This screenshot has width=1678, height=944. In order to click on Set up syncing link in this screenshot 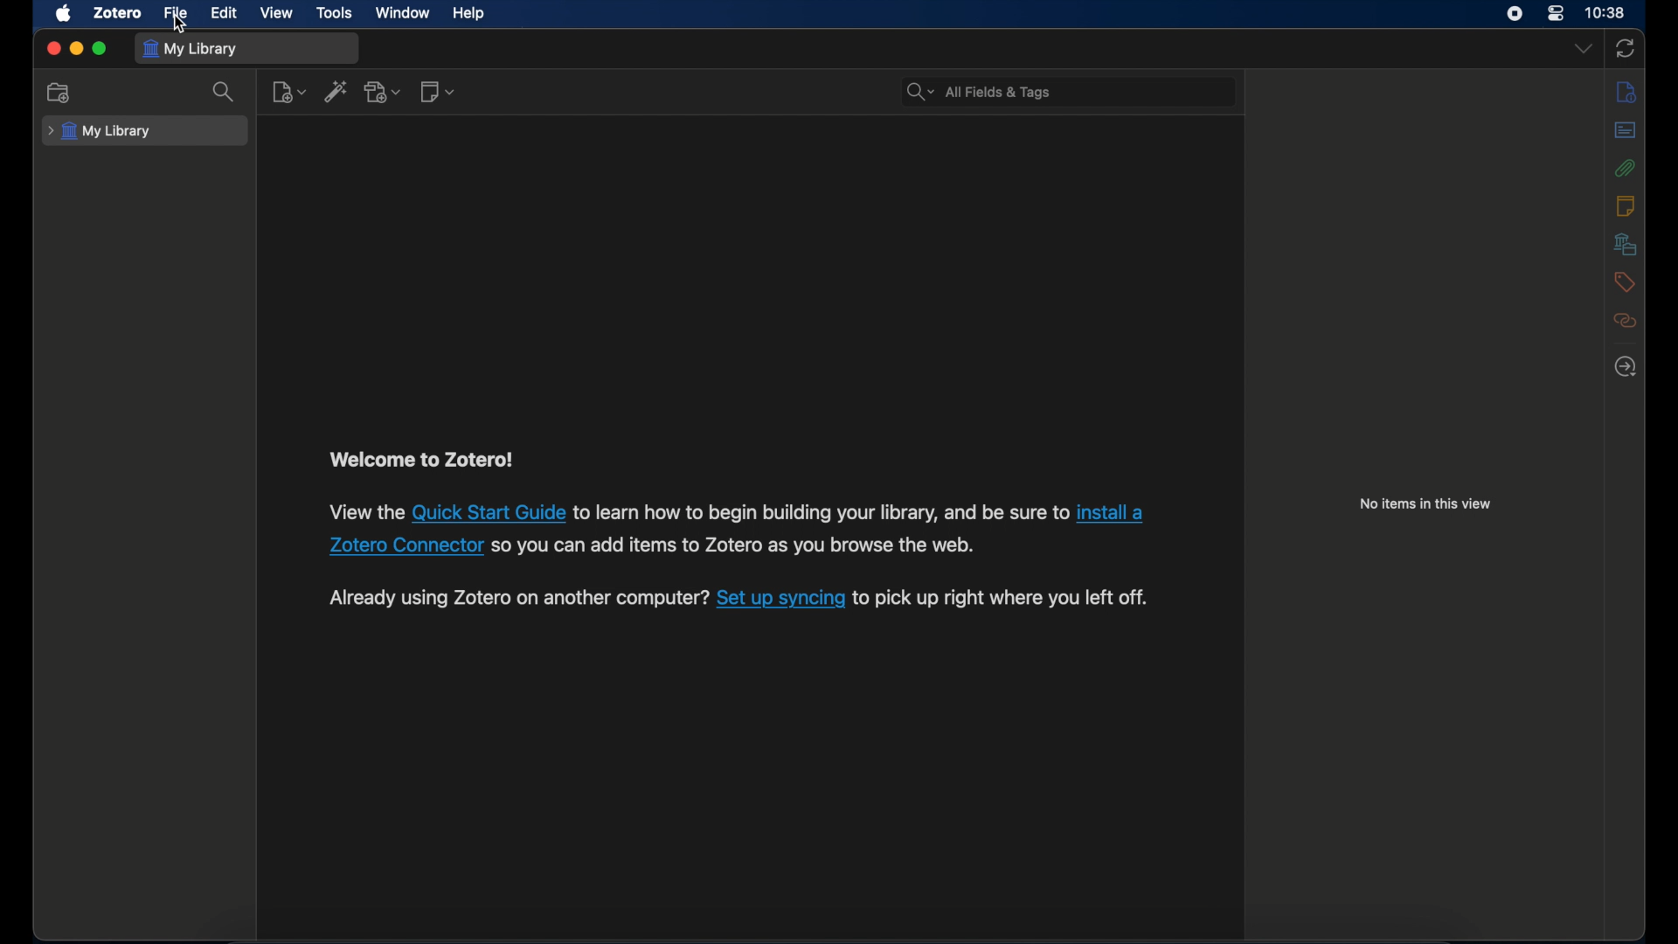, I will do `click(780, 600)`.